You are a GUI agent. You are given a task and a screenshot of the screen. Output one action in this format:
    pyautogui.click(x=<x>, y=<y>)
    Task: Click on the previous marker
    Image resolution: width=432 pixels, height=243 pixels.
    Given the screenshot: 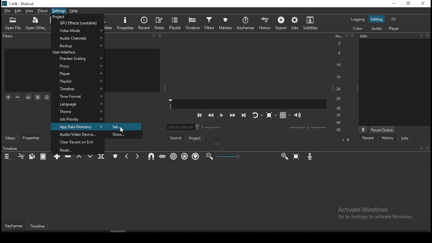 What is the action you would take?
    pyautogui.click(x=127, y=155)
    